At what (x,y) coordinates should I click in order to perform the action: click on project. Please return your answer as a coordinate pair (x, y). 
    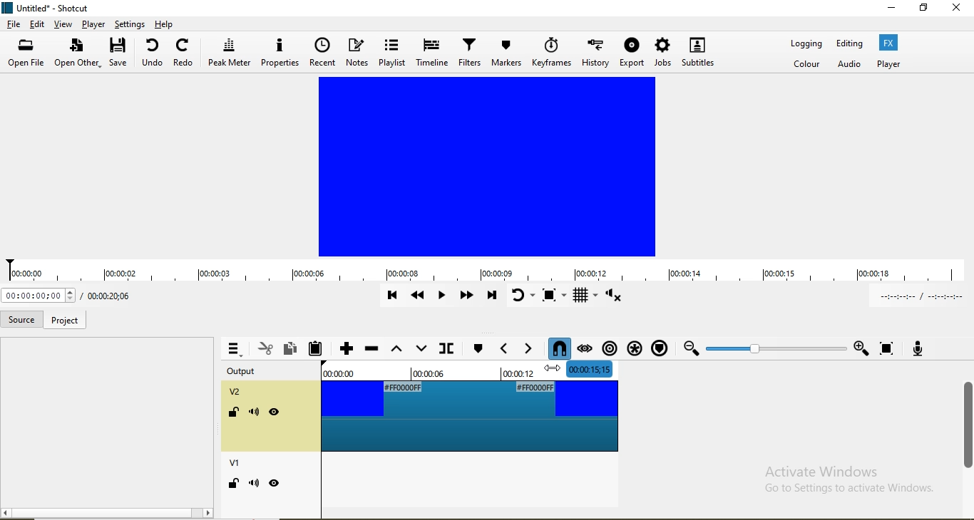
    Looking at the image, I should click on (63, 321).